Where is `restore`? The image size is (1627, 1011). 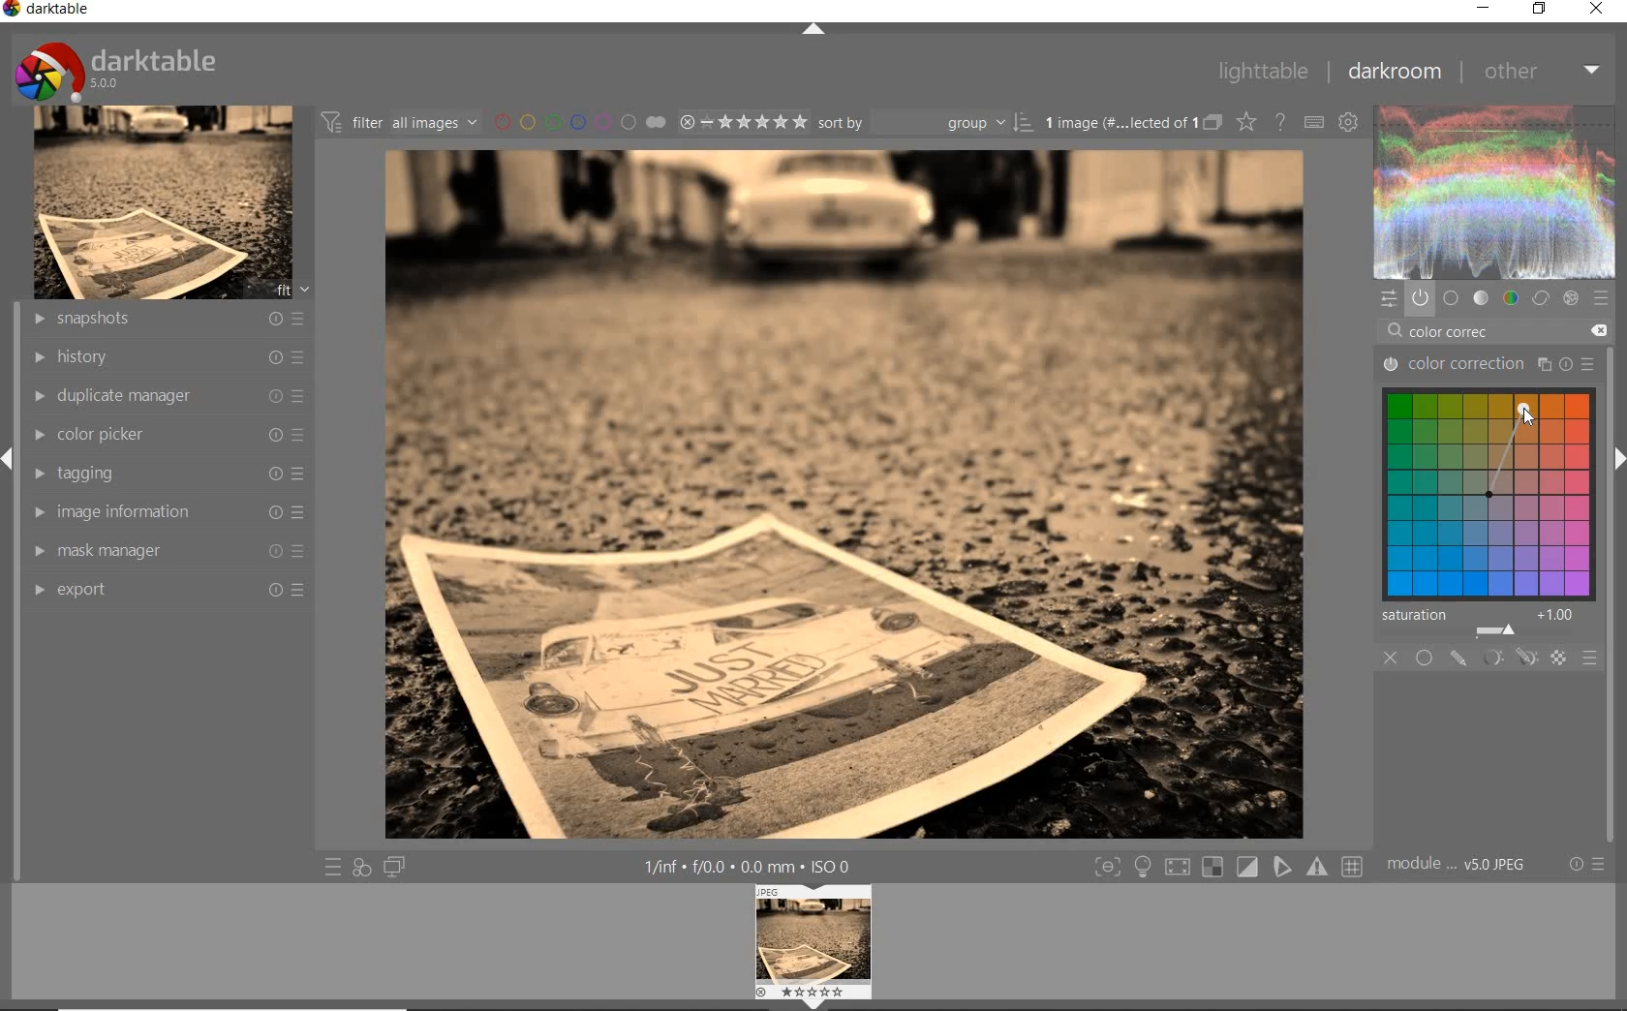
restore is located at coordinates (1541, 9).